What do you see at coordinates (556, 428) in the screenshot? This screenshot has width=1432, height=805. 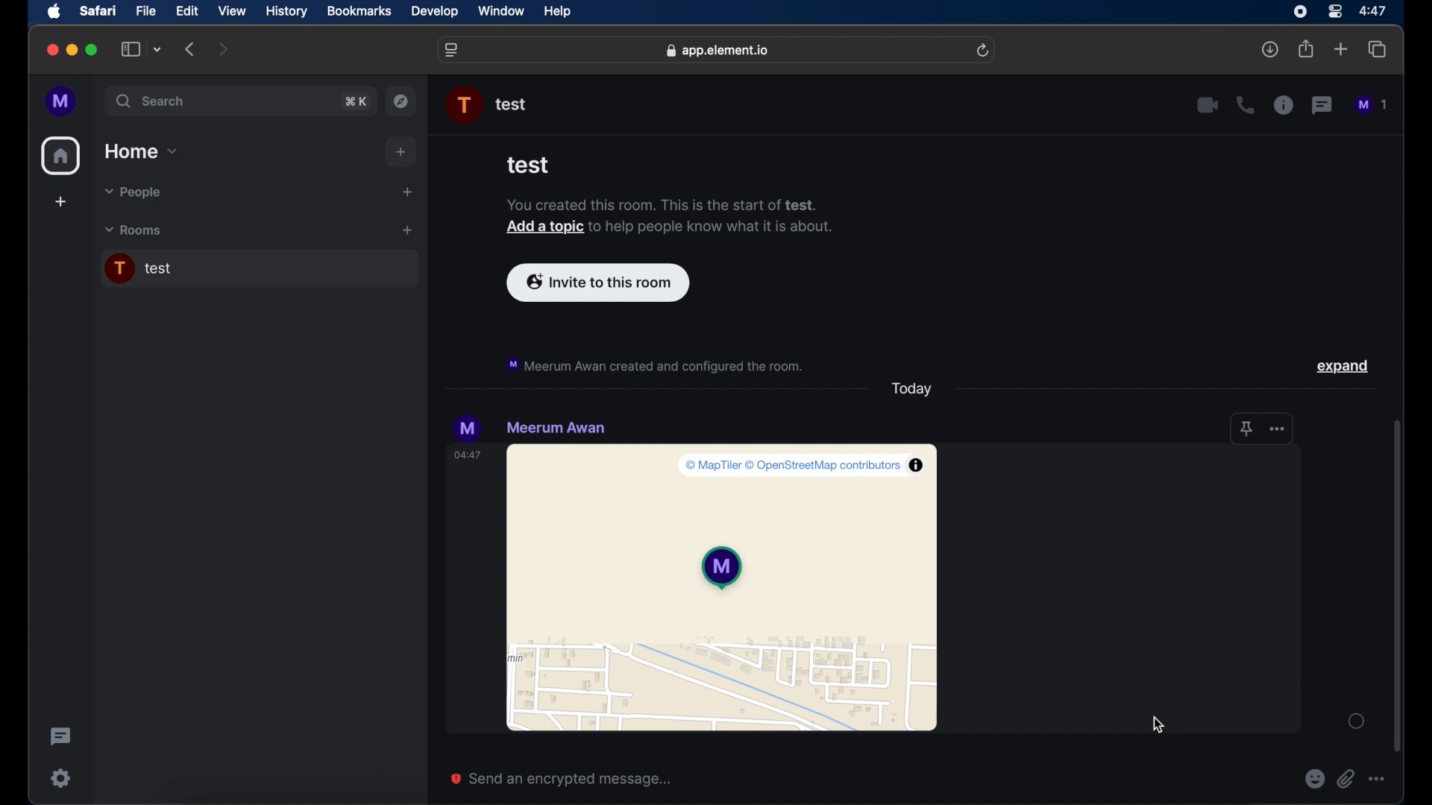 I see `chat name` at bounding box center [556, 428].